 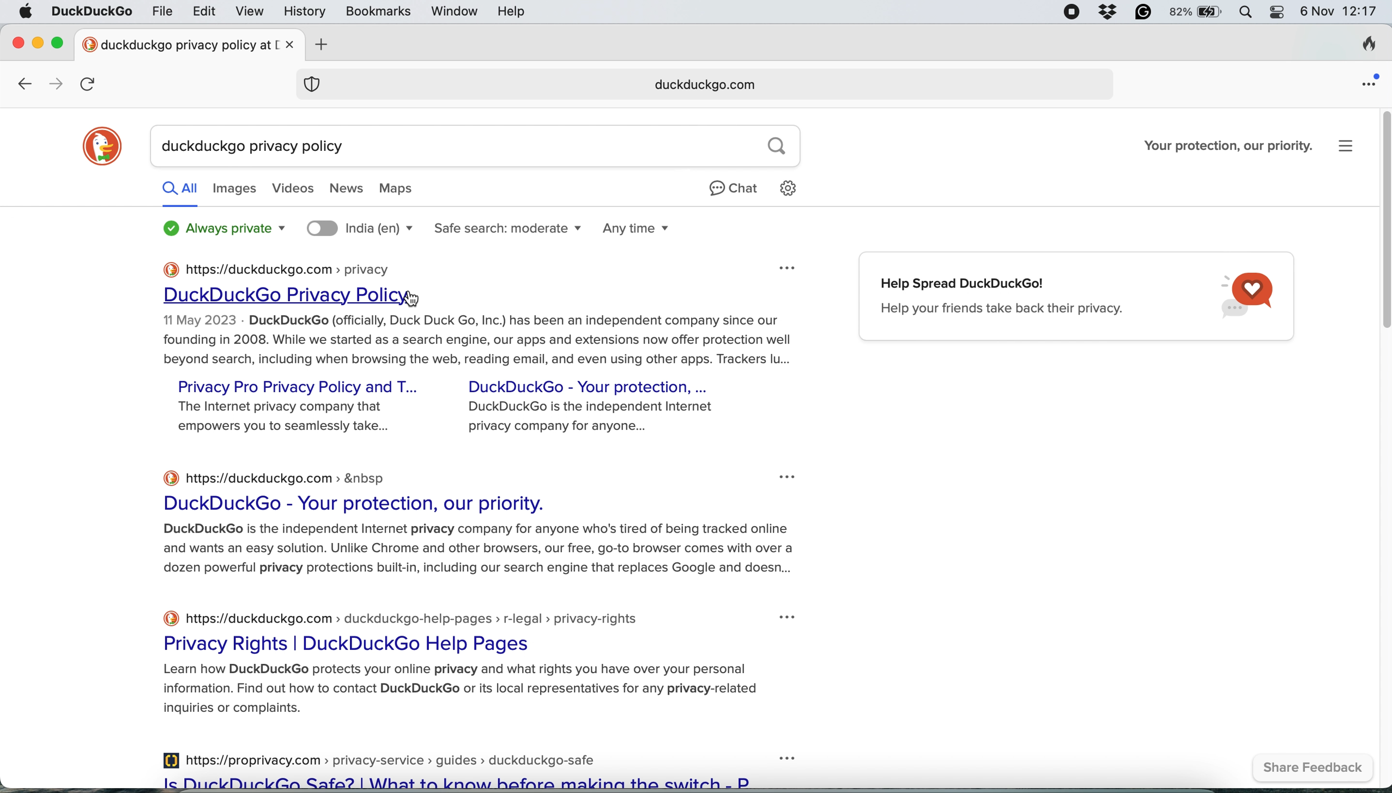 What do you see at coordinates (52, 83) in the screenshot?
I see `go forward` at bounding box center [52, 83].